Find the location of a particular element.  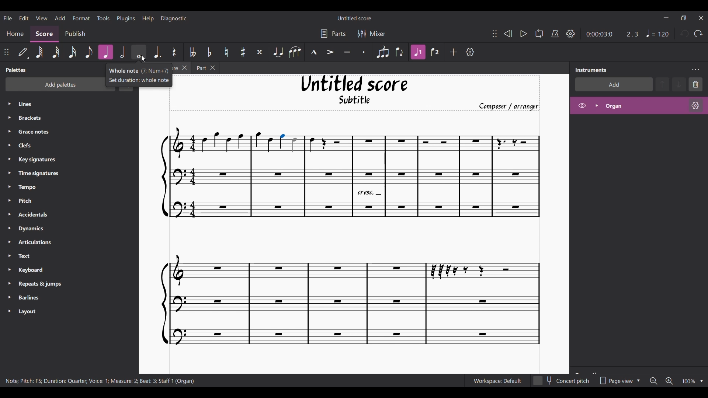

Score title is located at coordinates (354, 18).